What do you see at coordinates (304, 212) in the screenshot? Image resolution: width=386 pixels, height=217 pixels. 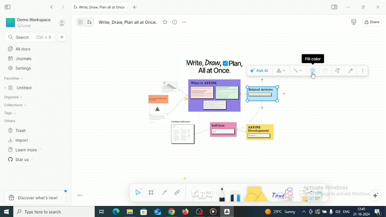 I see `Show hidden icons` at bounding box center [304, 212].